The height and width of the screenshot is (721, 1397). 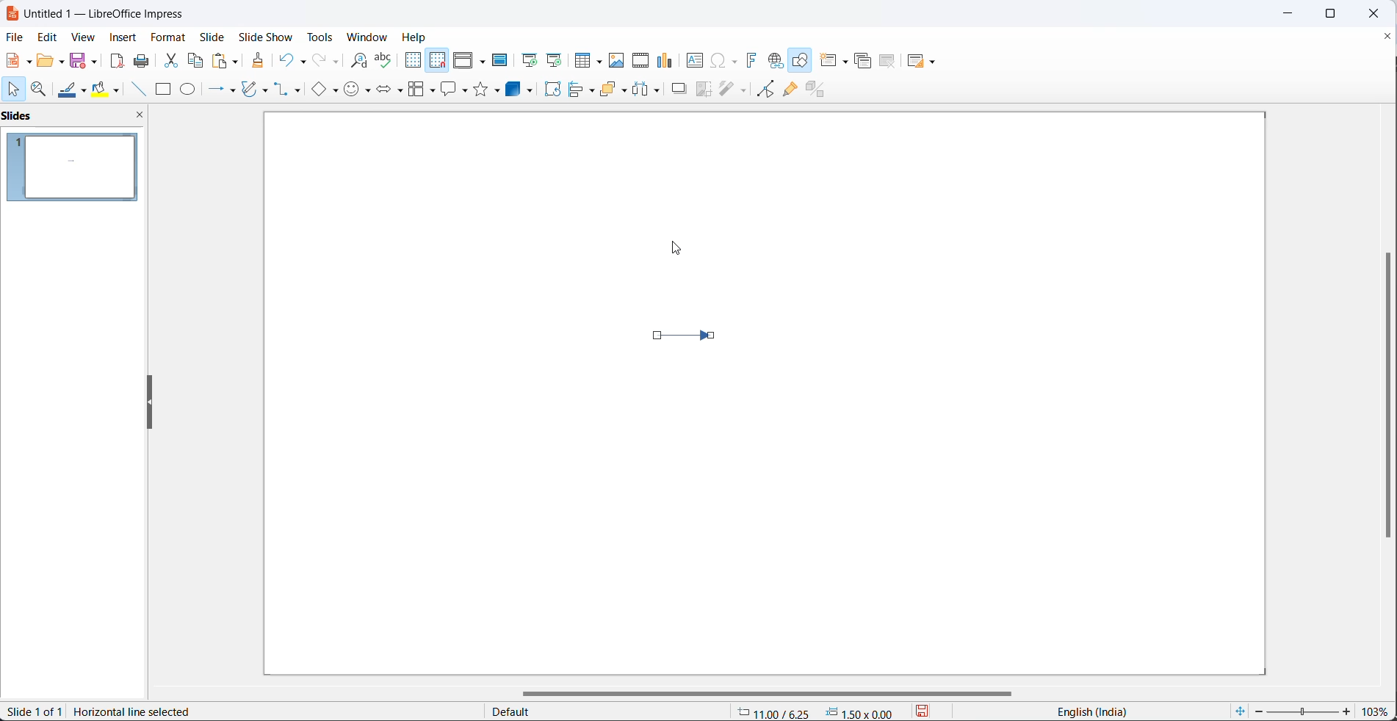 What do you see at coordinates (586, 59) in the screenshot?
I see `insert table` at bounding box center [586, 59].